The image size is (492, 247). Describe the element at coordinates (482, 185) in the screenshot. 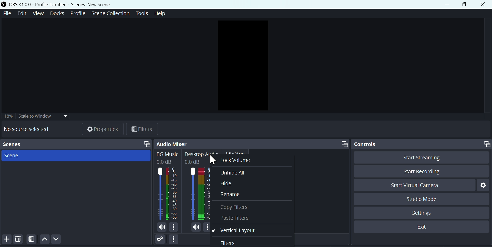

I see `Settings` at that location.